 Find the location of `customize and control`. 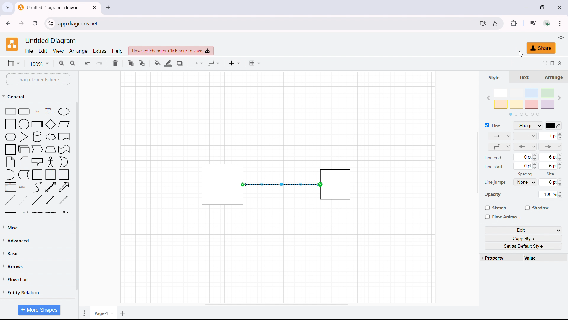

customize and control is located at coordinates (560, 23).